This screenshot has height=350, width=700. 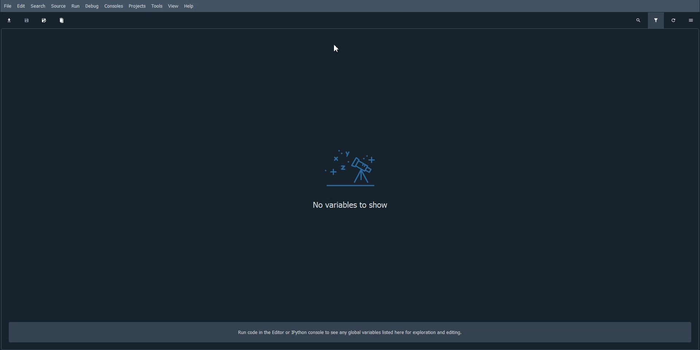 What do you see at coordinates (355, 333) in the screenshot?
I see `Run code in the Editor or Python console to see any global variables listed here for exploration and editing.` at bounding box center [355, 333].